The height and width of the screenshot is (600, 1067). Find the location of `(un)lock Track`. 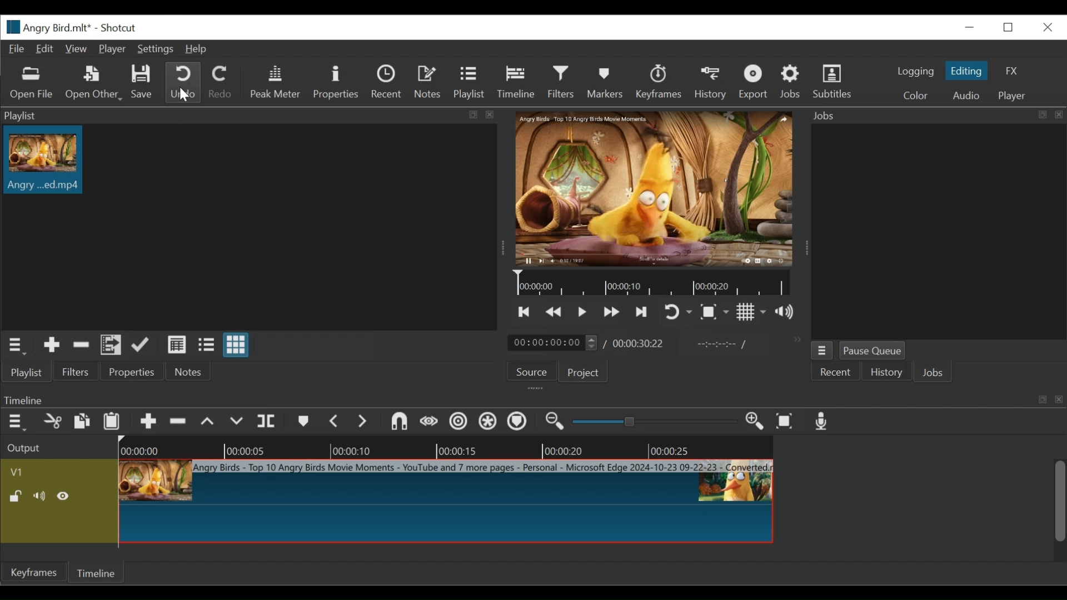

(un)lock Track is located at coordinates (15, 494).